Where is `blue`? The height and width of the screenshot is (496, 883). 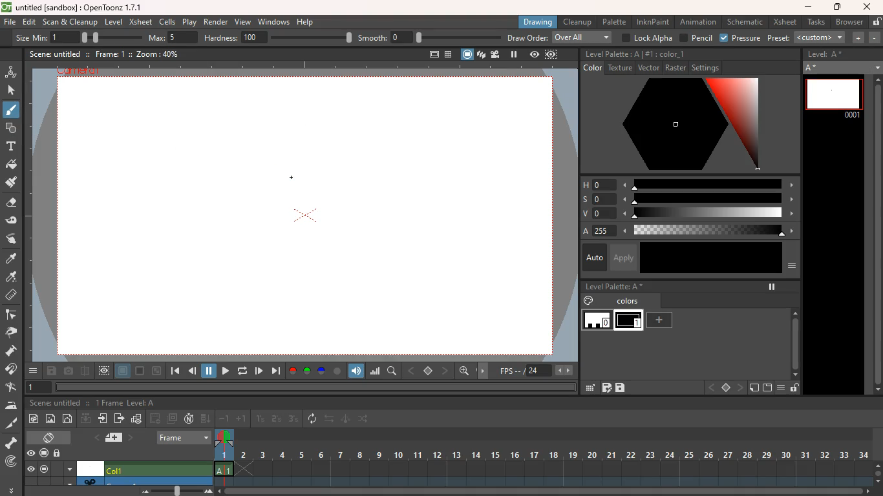 blue is located at coordinates (323, 371).